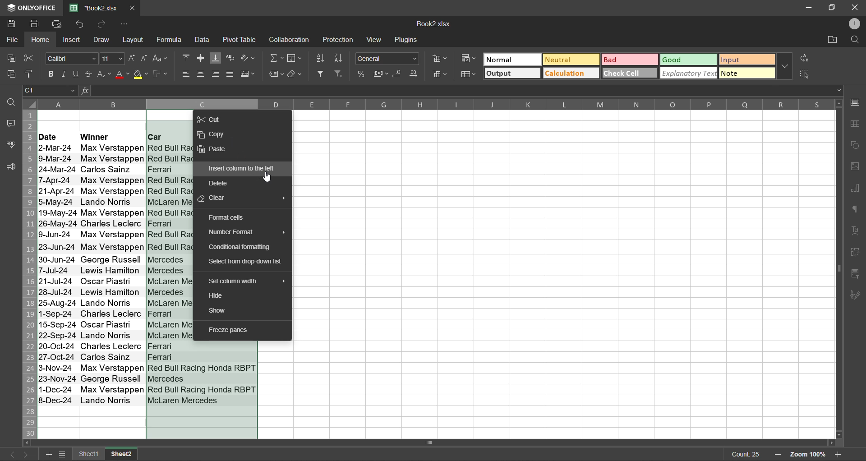 The height and width of the screenshot is (461, 866). I want to click on print, so click(34, 24).